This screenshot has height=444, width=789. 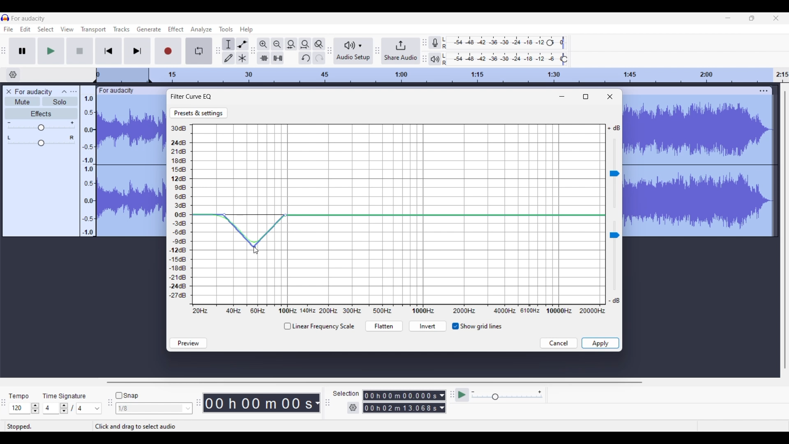 What do you see at coordinates (353, 408) in the screenshot?
I see `Selection settings` at bounding box center [353, 408].